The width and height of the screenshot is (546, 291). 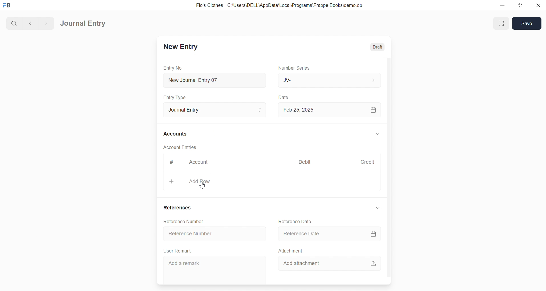 I want to click on vertical scroll bar, so click(x=389, y=170).